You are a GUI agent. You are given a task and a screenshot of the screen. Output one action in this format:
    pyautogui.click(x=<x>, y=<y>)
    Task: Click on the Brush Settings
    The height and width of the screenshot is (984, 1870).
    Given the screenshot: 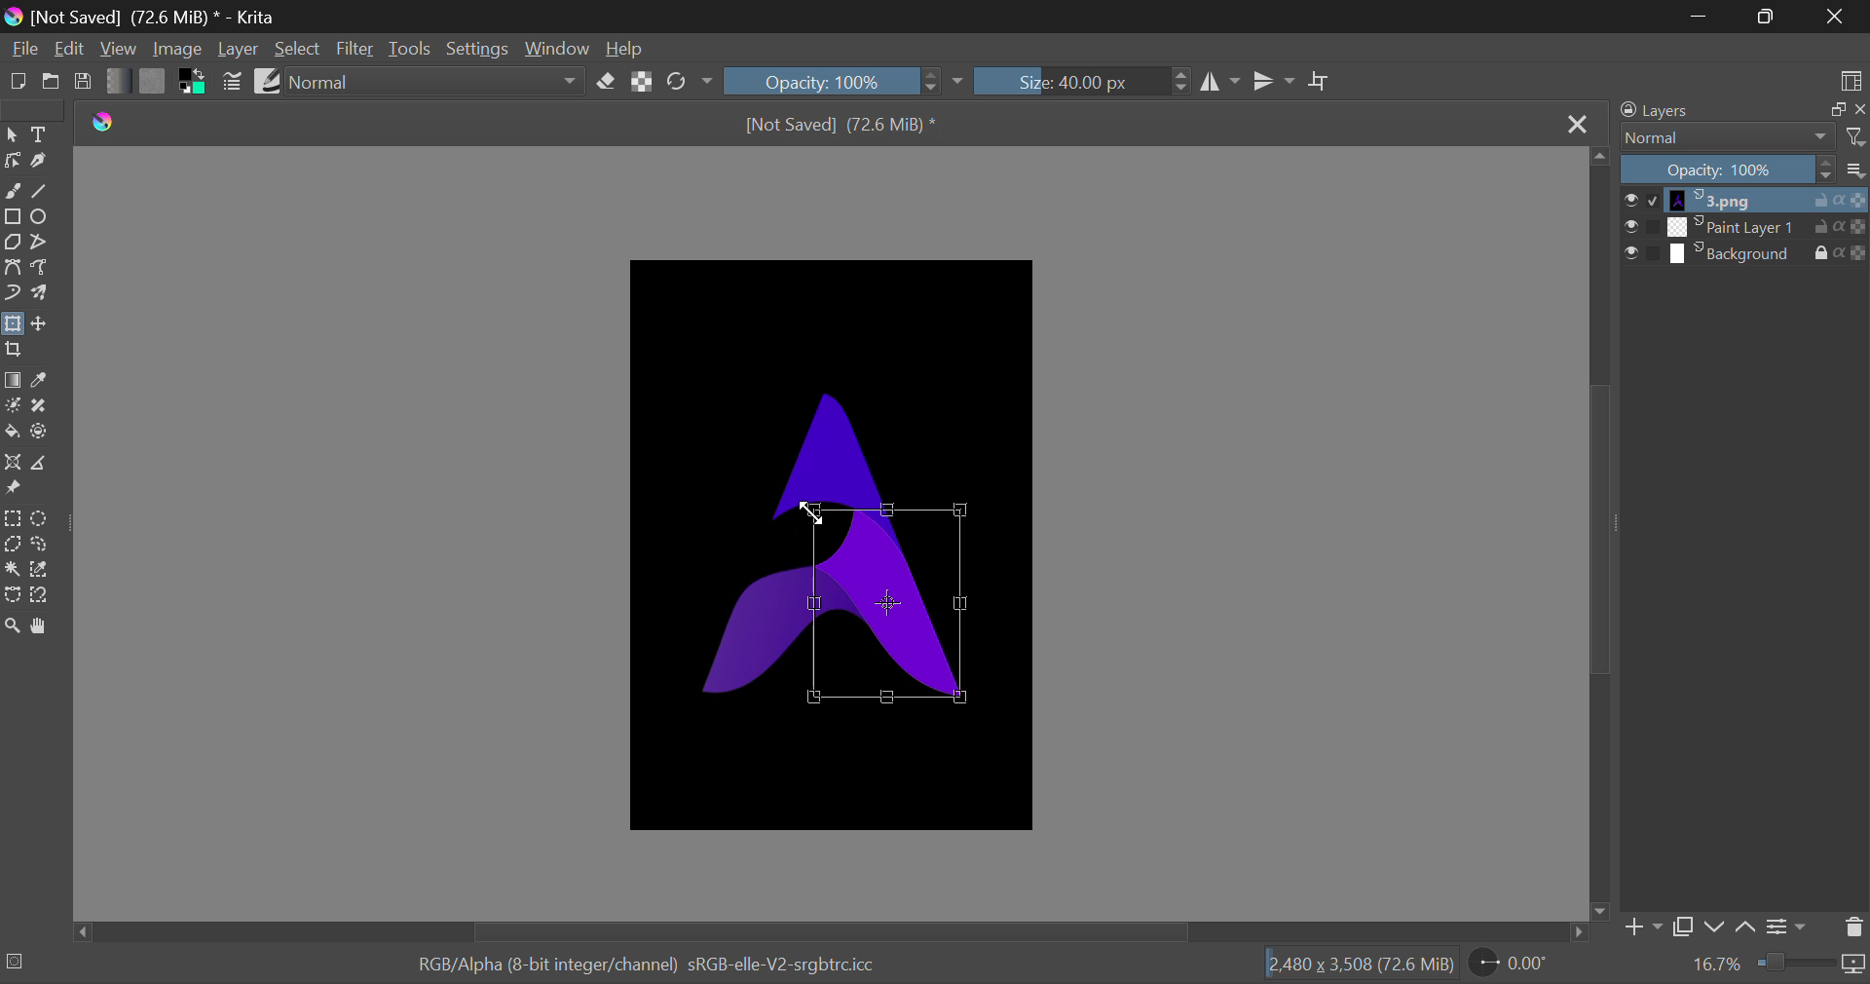 What is the action you would take?
    pyautogui.click(x=234, y=84)
    